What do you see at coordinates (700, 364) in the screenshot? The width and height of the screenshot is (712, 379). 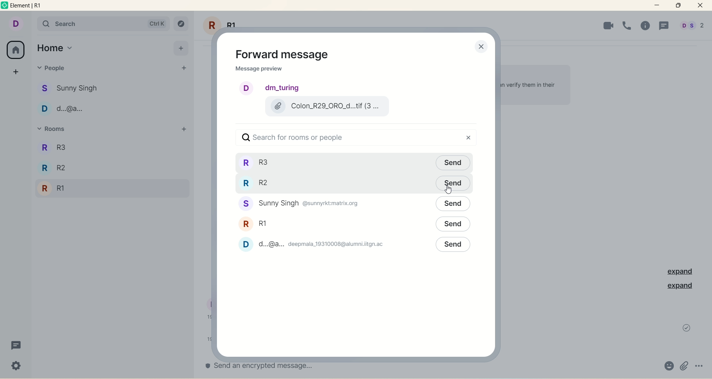 I see `options` at bounding box center [700, 364].